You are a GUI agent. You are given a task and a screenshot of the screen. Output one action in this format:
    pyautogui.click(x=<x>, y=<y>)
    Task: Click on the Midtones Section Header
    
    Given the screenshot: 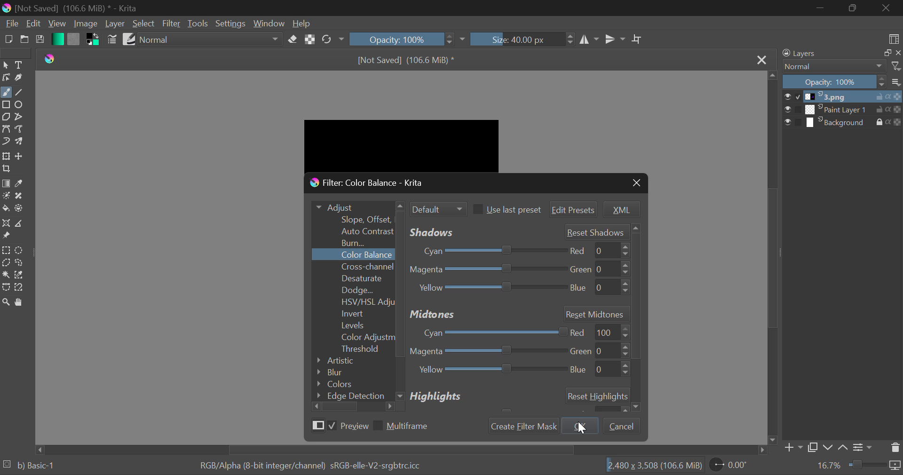 What is the action you would take?
    pyautogui.click(x=518, y=313)
    